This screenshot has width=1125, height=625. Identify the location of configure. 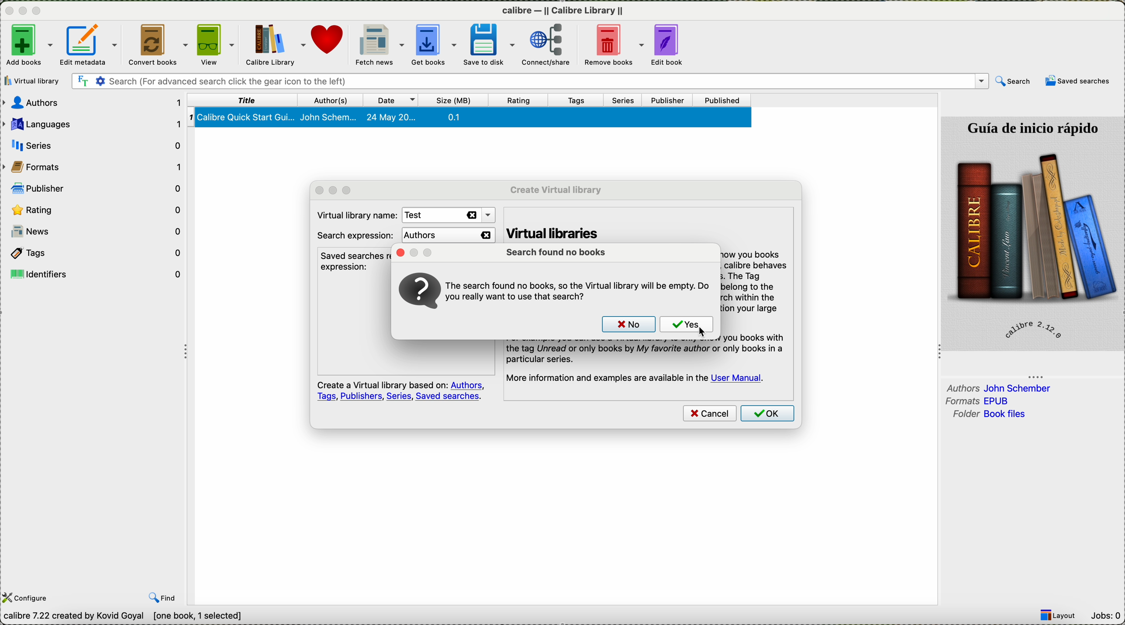
(28, 597).